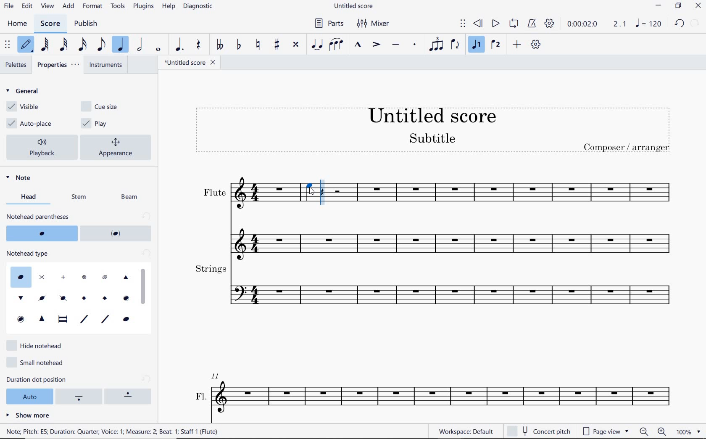  Describe the element at coordinates (45, 45) in the screenshot. I see `64TH NOTE` at that location.